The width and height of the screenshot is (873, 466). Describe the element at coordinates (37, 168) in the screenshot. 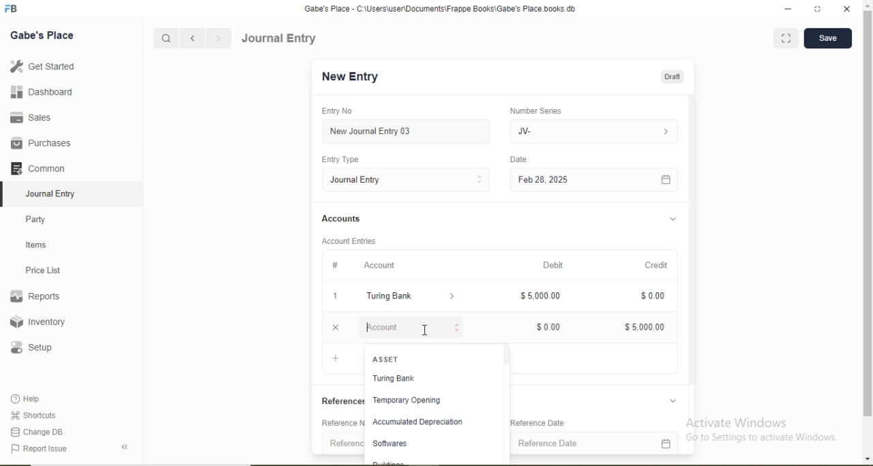

I see `Common` at that location.